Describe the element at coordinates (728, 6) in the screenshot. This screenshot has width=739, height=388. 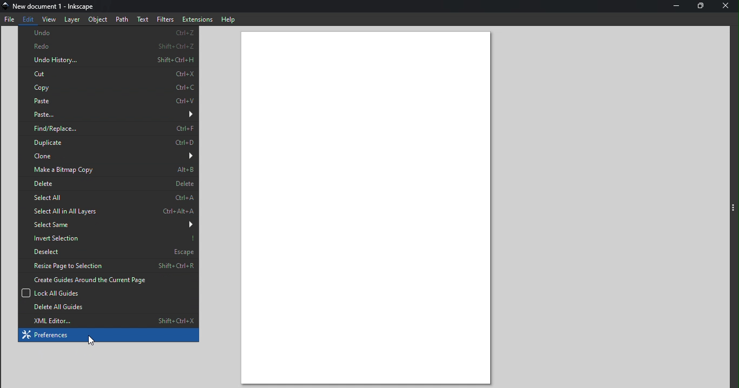
I see `Close` at that location.